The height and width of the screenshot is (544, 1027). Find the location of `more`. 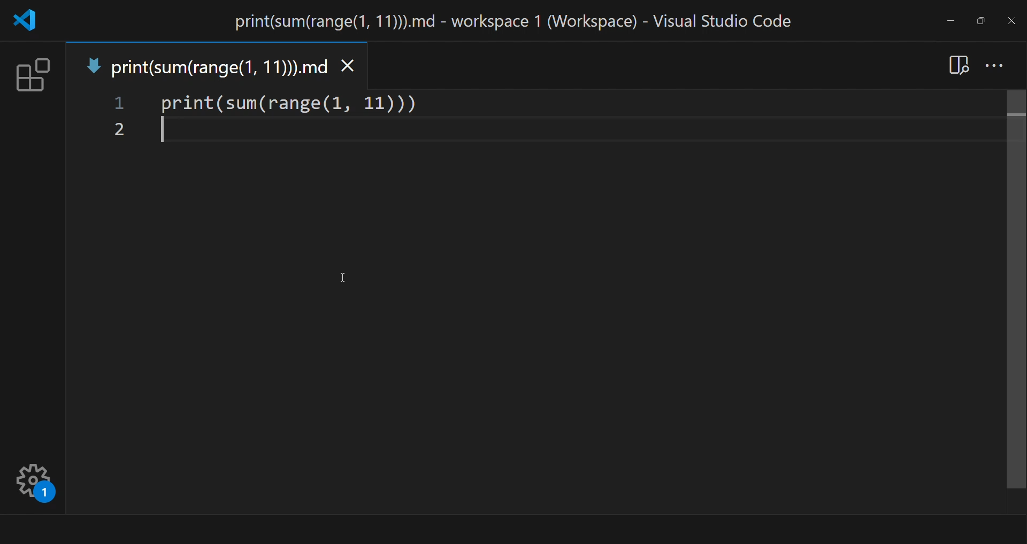

more is located at coordinates (993, 68).